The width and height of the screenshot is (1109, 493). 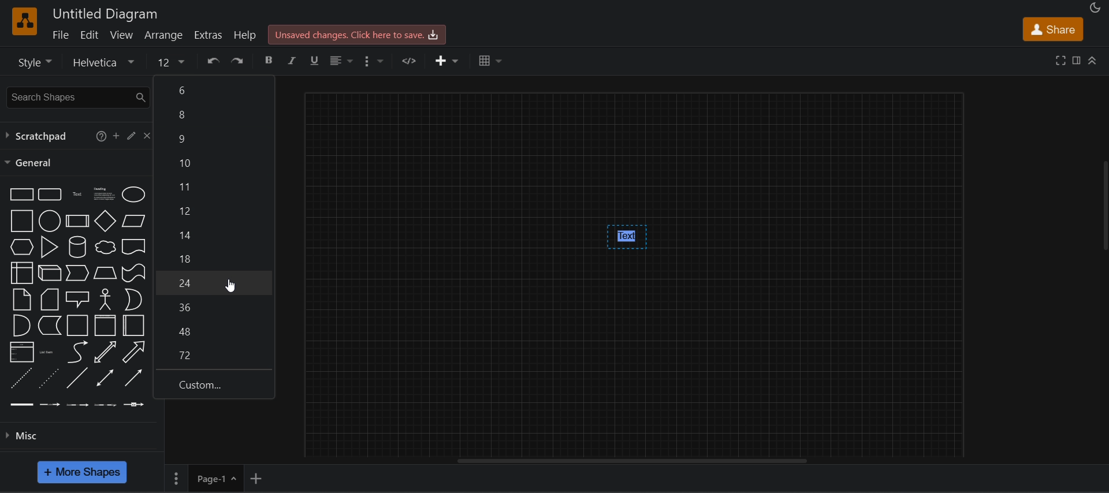 I want to click on 8, so click(x=214, y=257).